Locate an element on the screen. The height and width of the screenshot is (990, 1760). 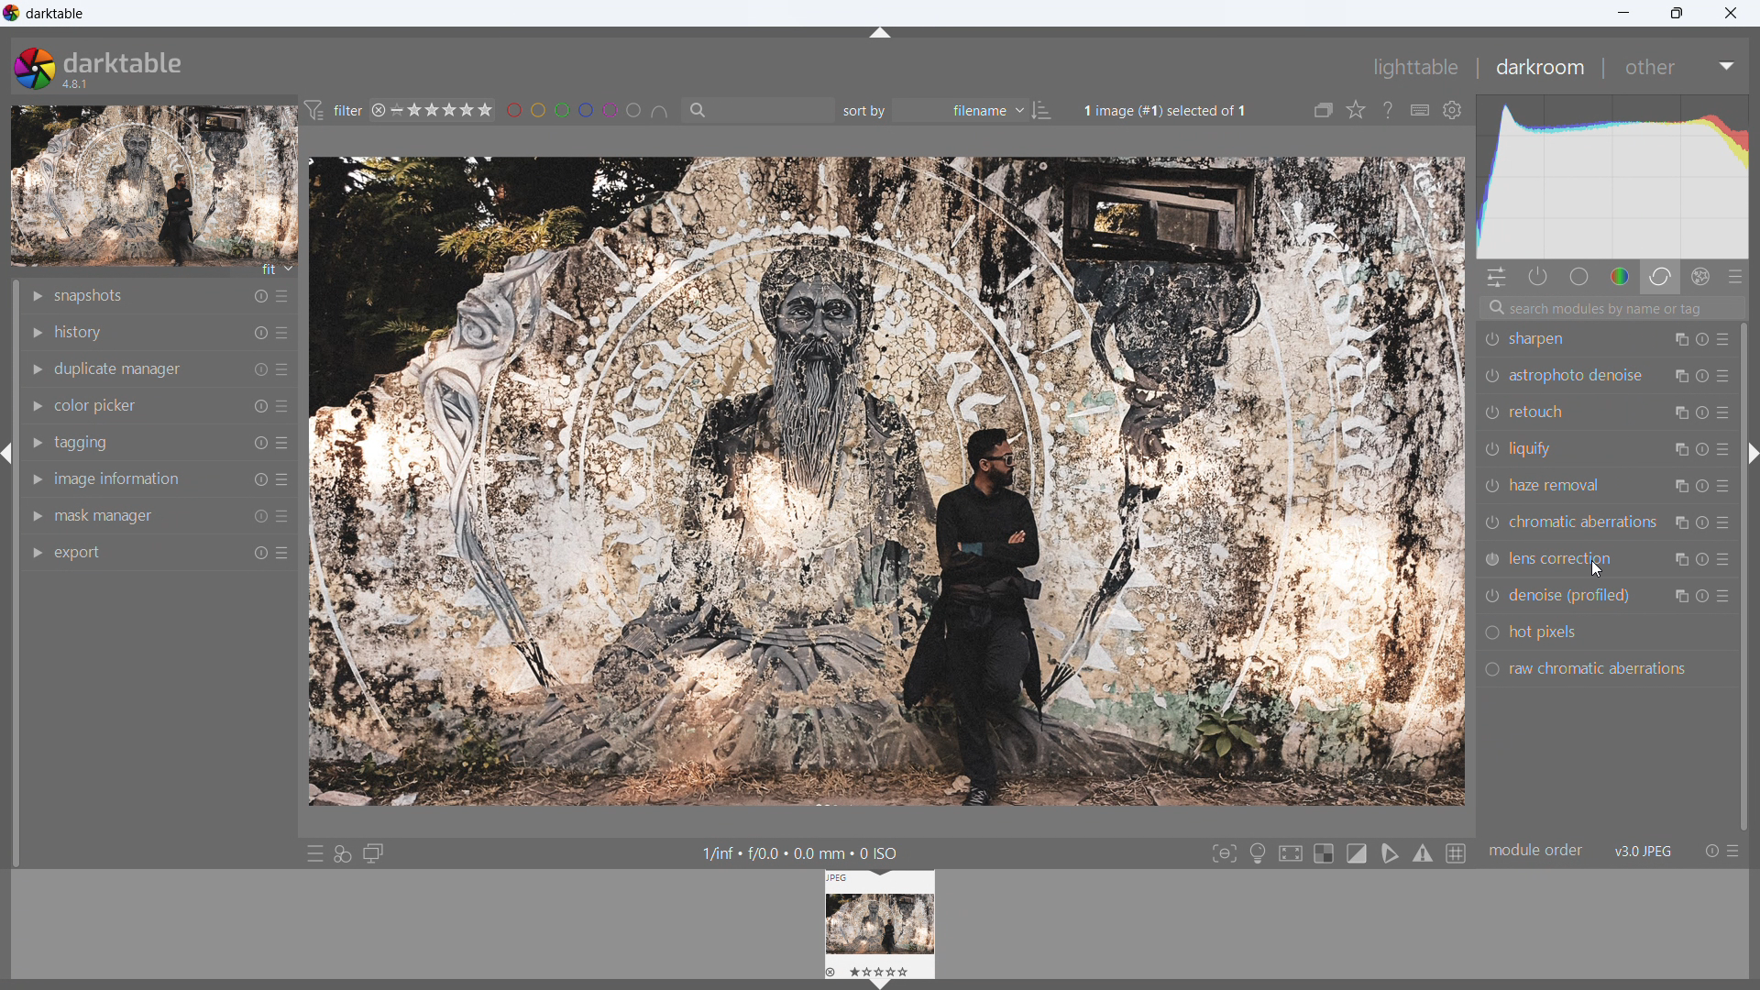
tagging is located at coordinates (85, 444).